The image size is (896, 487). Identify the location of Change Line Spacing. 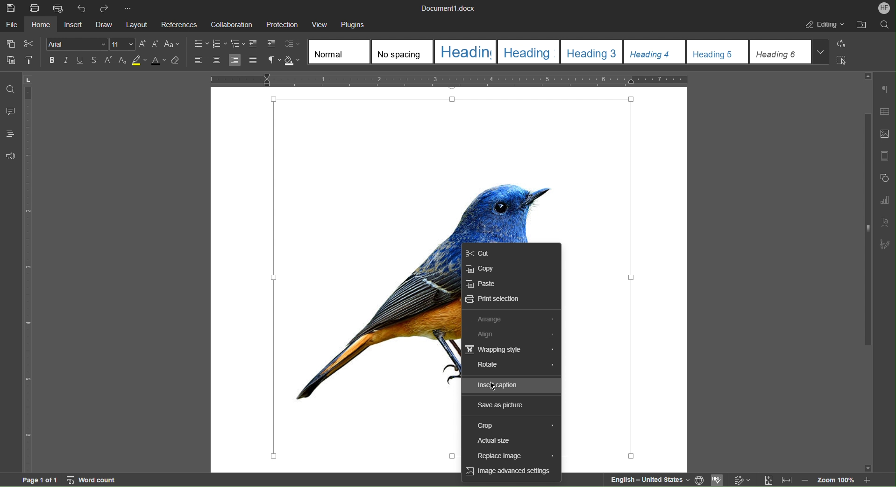
(292, 44).